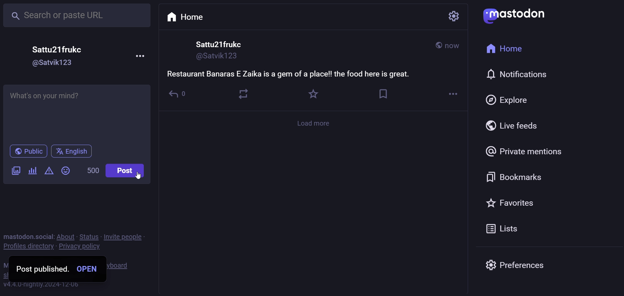 The height and width of the screenshot is (296, 624). Describe the element at coordinates (66, 236) in the screenshot. I see `About` at that location.